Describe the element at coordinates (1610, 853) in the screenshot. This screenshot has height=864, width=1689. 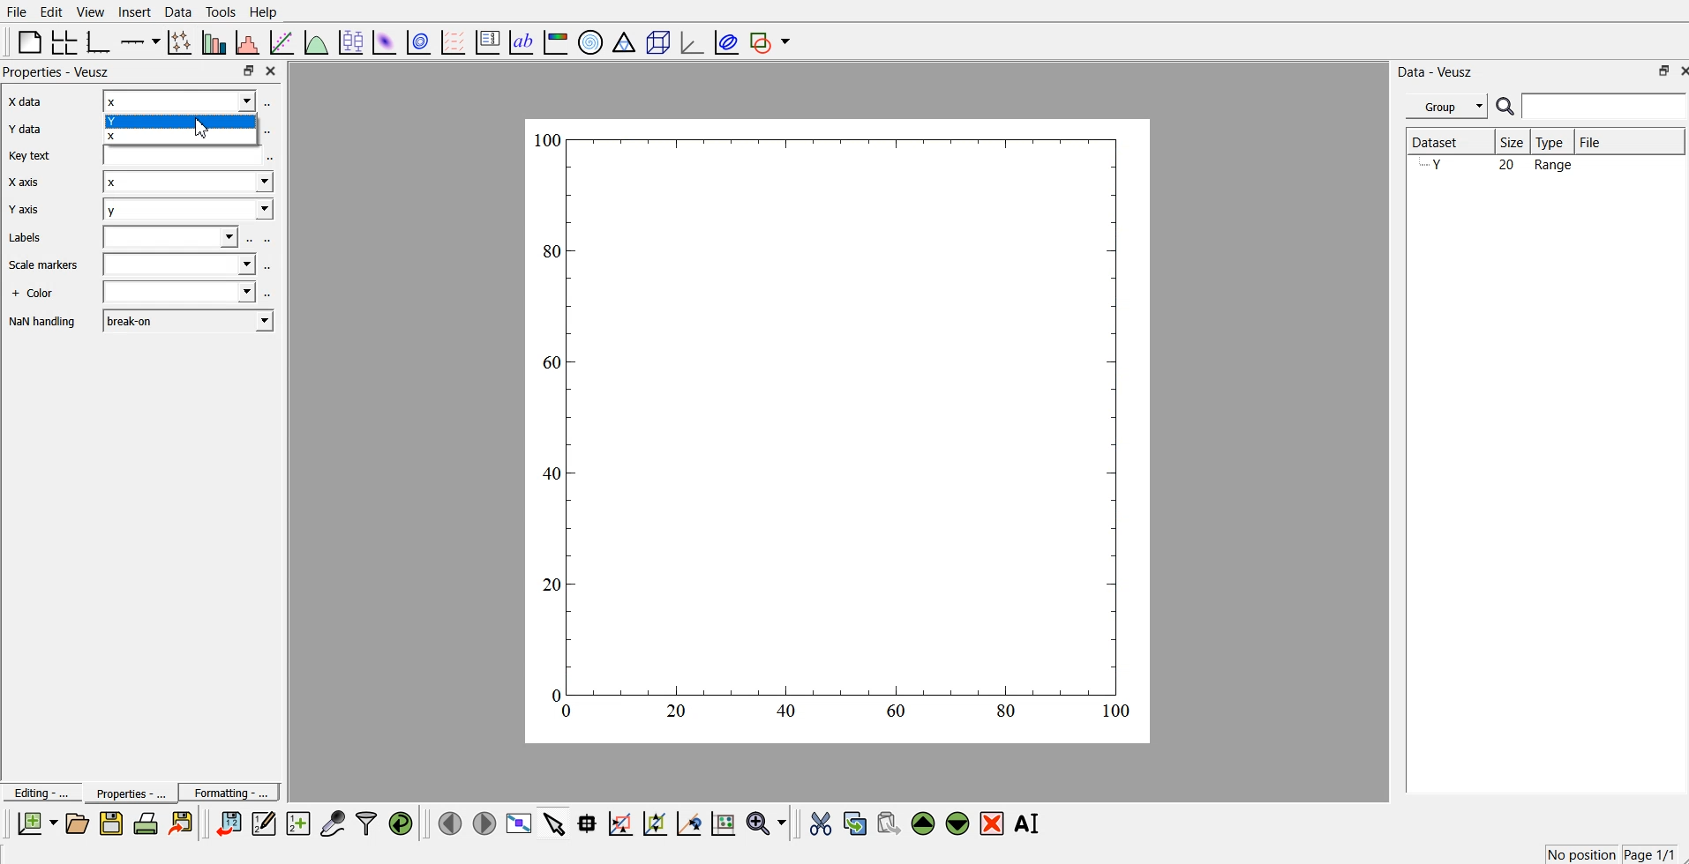
I see `No position page 1/1` at that location.